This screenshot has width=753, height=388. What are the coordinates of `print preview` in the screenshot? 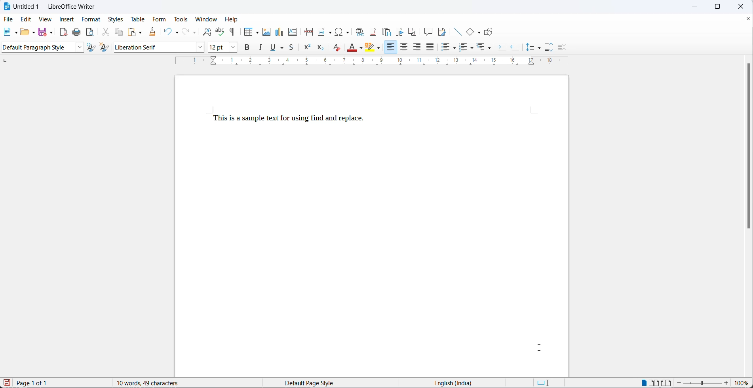 It's located at (91, 33).